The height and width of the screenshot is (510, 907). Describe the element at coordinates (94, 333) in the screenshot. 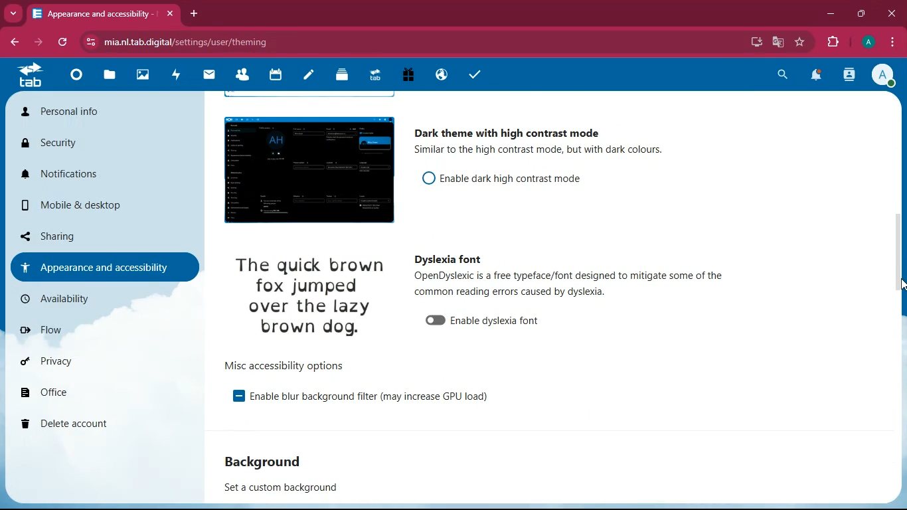

I see `flow` at that location.